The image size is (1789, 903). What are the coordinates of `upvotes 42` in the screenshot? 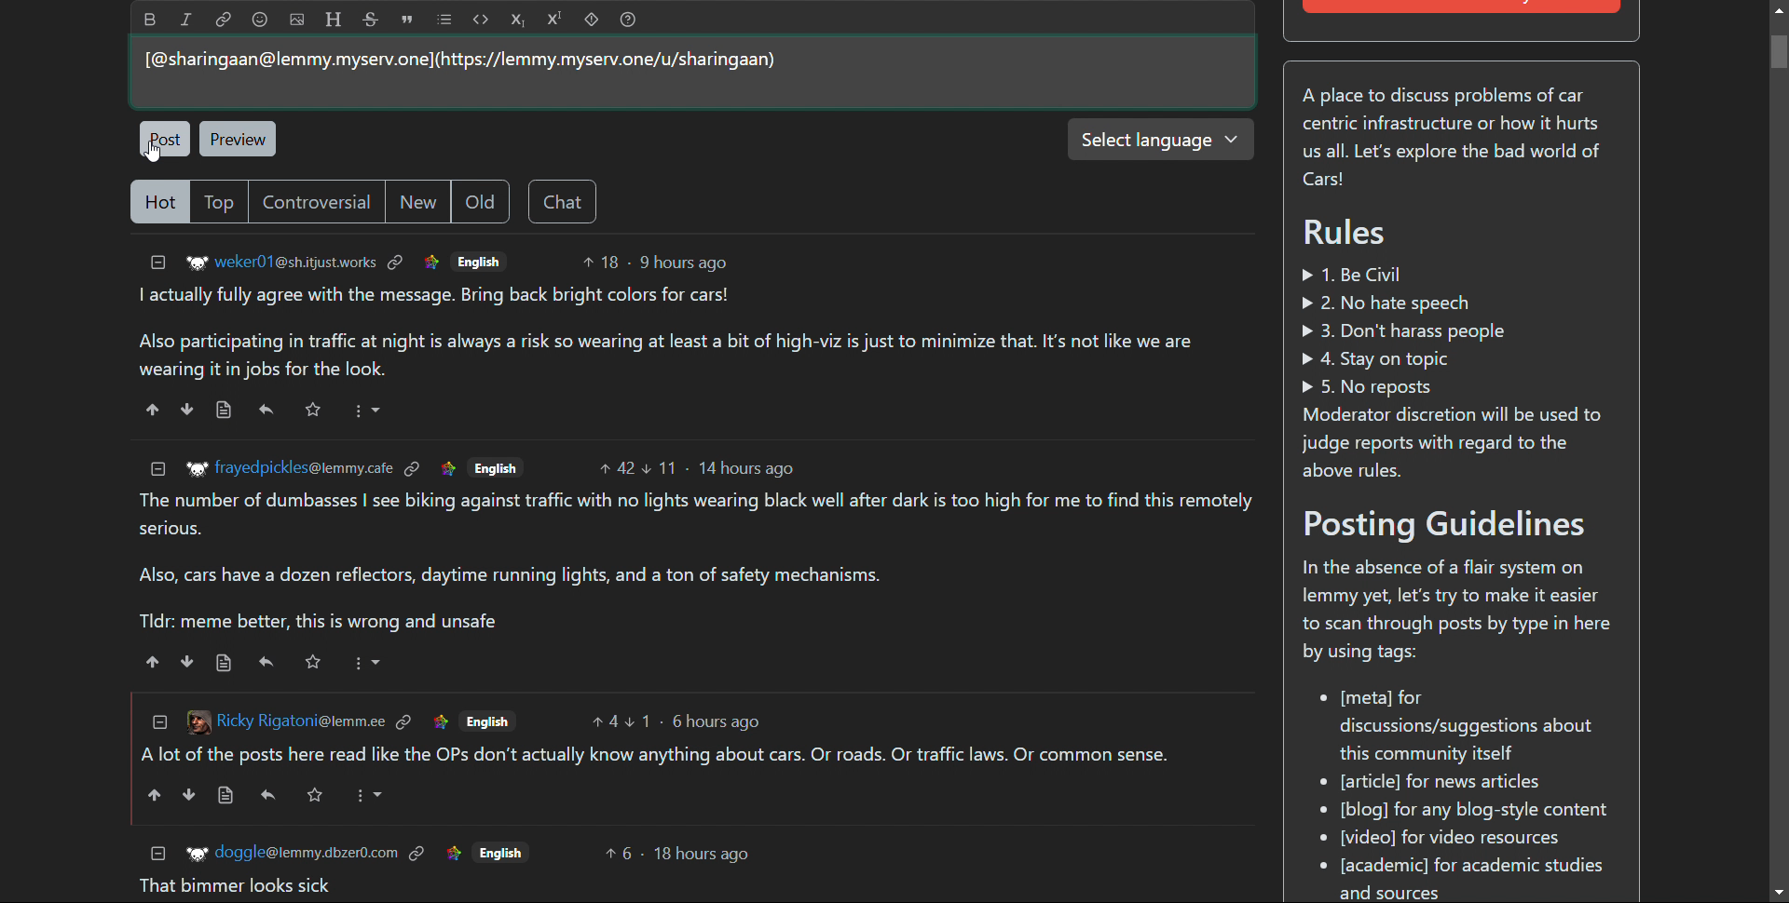 It's located at (618, 465).